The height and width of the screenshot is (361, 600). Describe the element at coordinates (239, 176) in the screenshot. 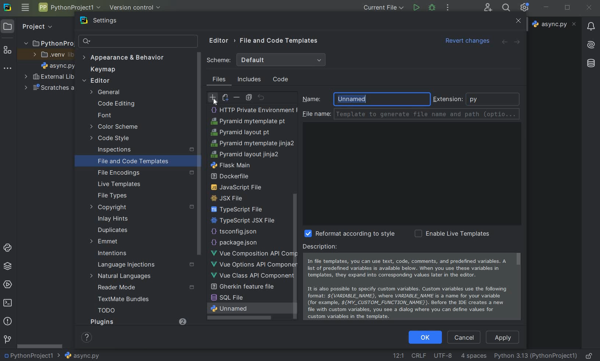

I see `python unit test` at that location.